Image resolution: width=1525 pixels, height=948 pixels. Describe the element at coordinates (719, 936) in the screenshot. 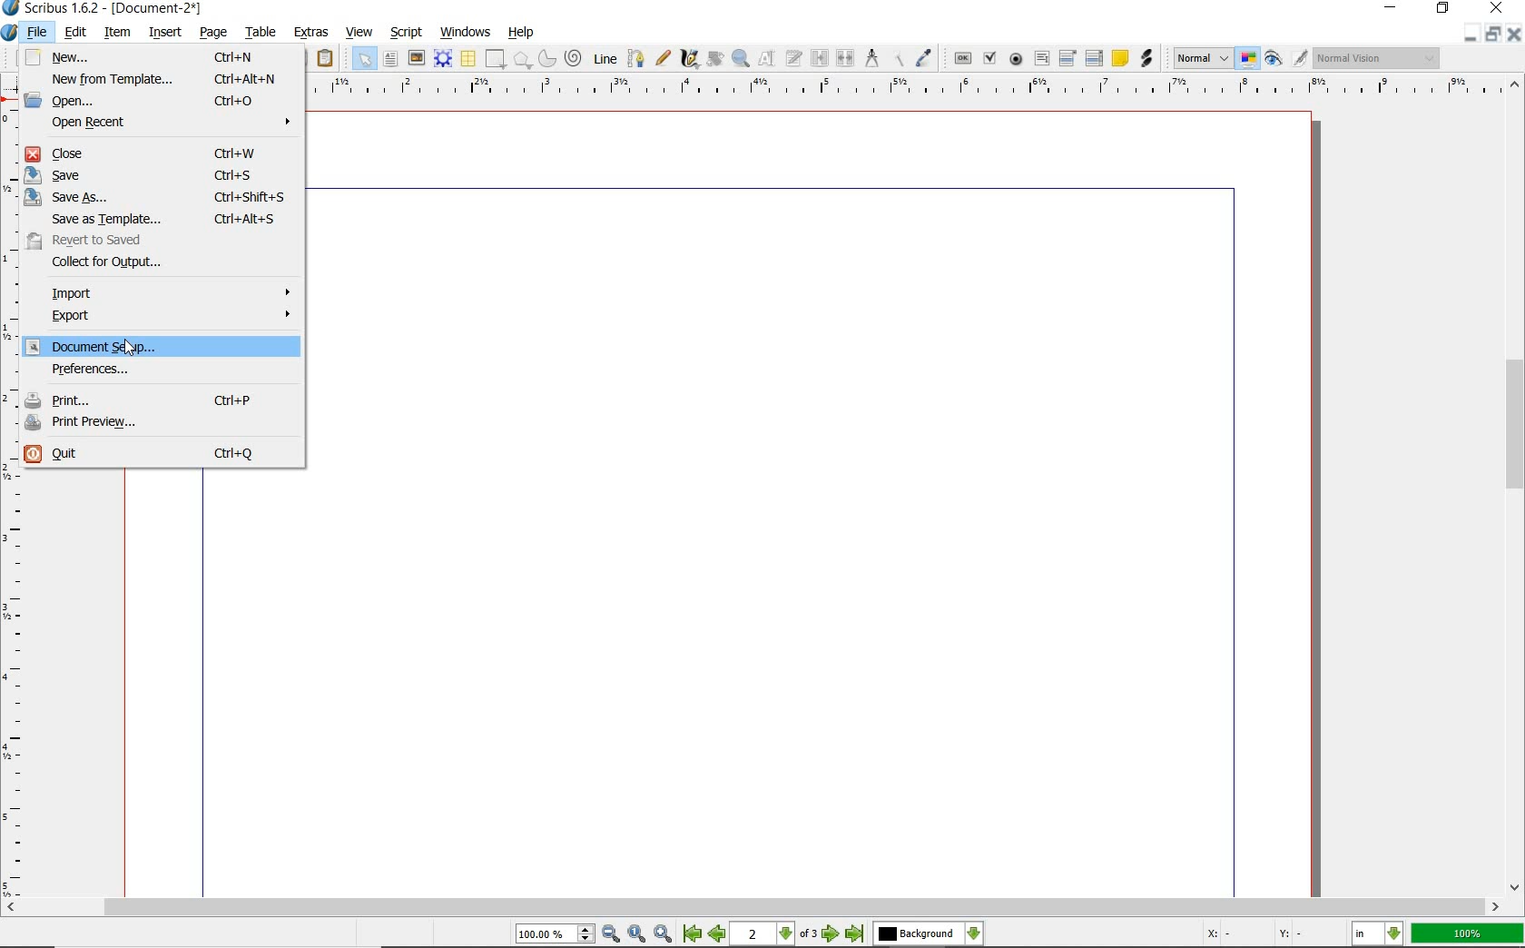

I see `Previous Page` at that location.